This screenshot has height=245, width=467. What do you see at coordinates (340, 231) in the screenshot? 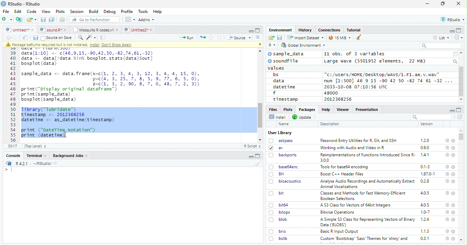
I see `Basic R Input Output` at bounding box center [340, 231].